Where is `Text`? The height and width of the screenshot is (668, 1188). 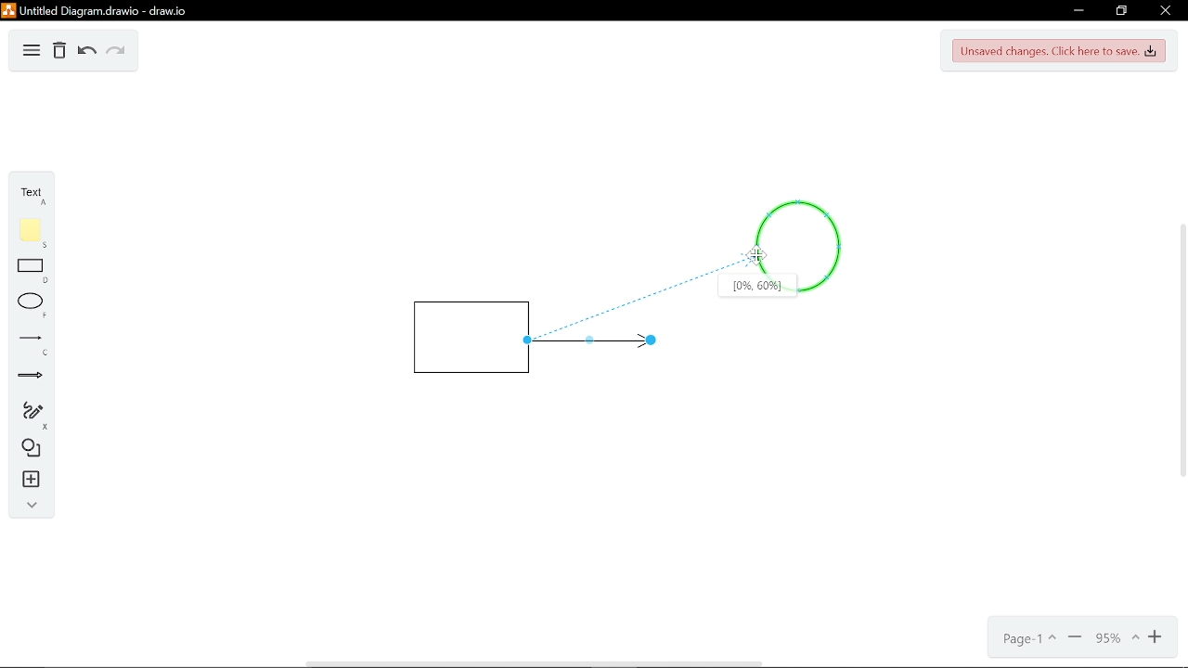
Text is located at coordinates (32, 195).